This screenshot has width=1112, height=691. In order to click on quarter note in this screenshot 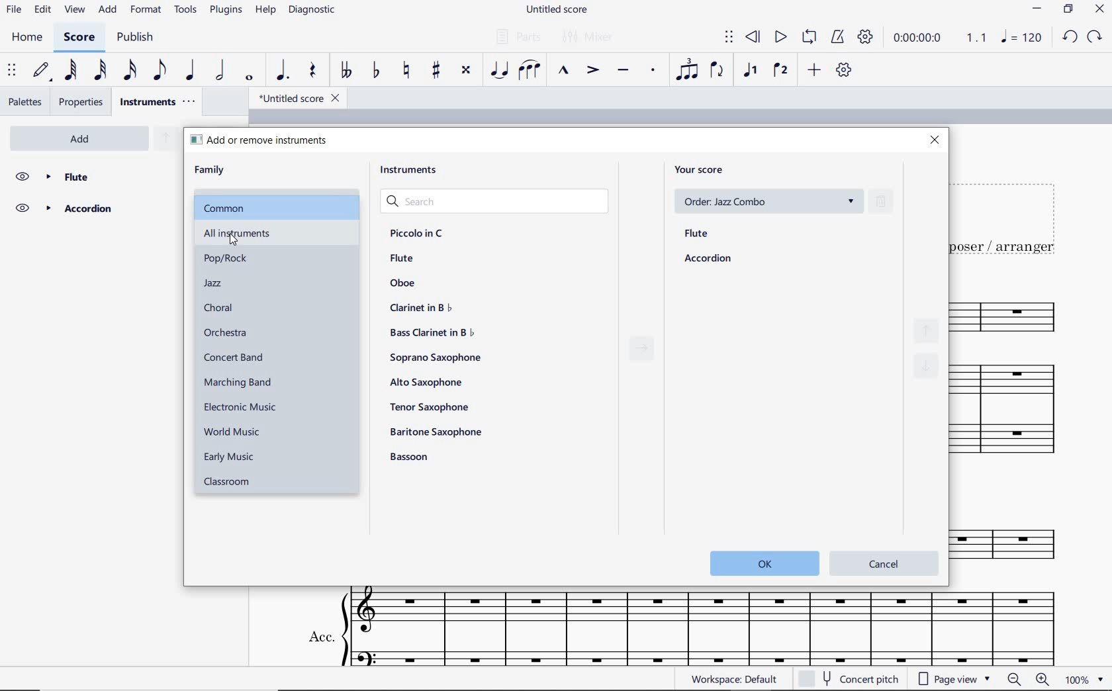, I will do `click(191, 70)`.